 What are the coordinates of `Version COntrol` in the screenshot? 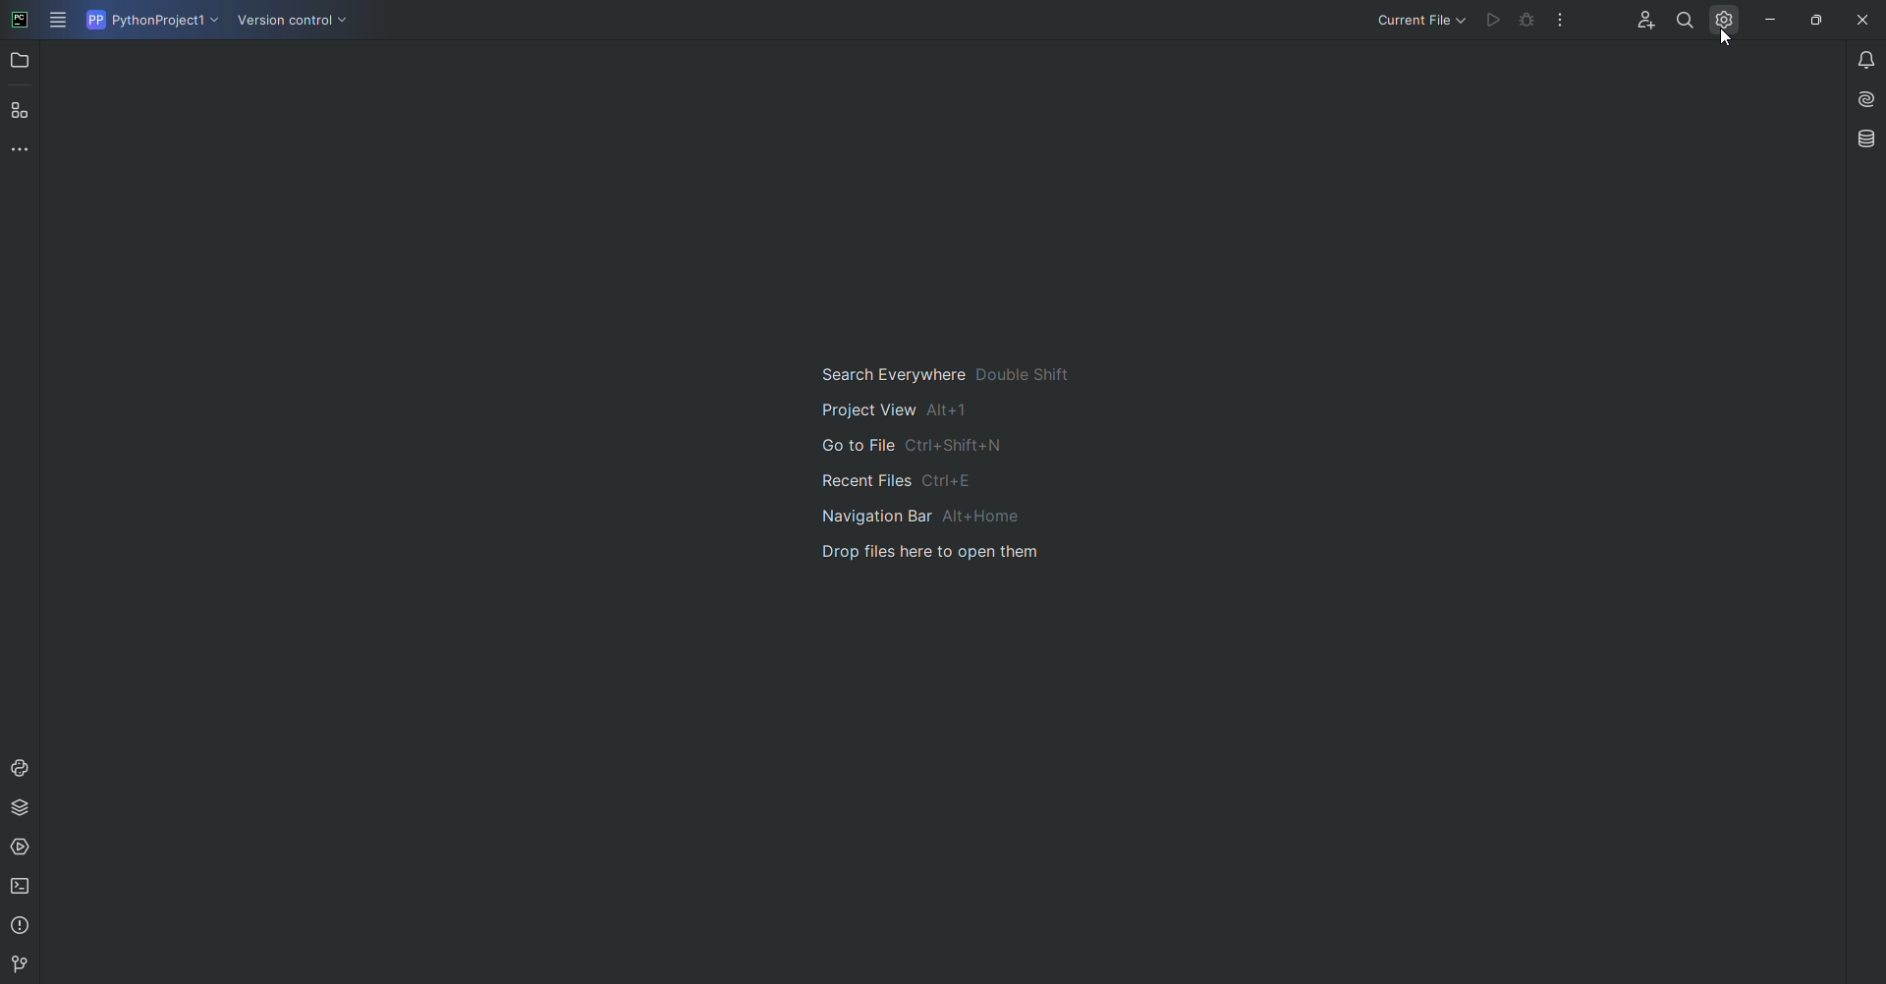 It's located at (297, 24).